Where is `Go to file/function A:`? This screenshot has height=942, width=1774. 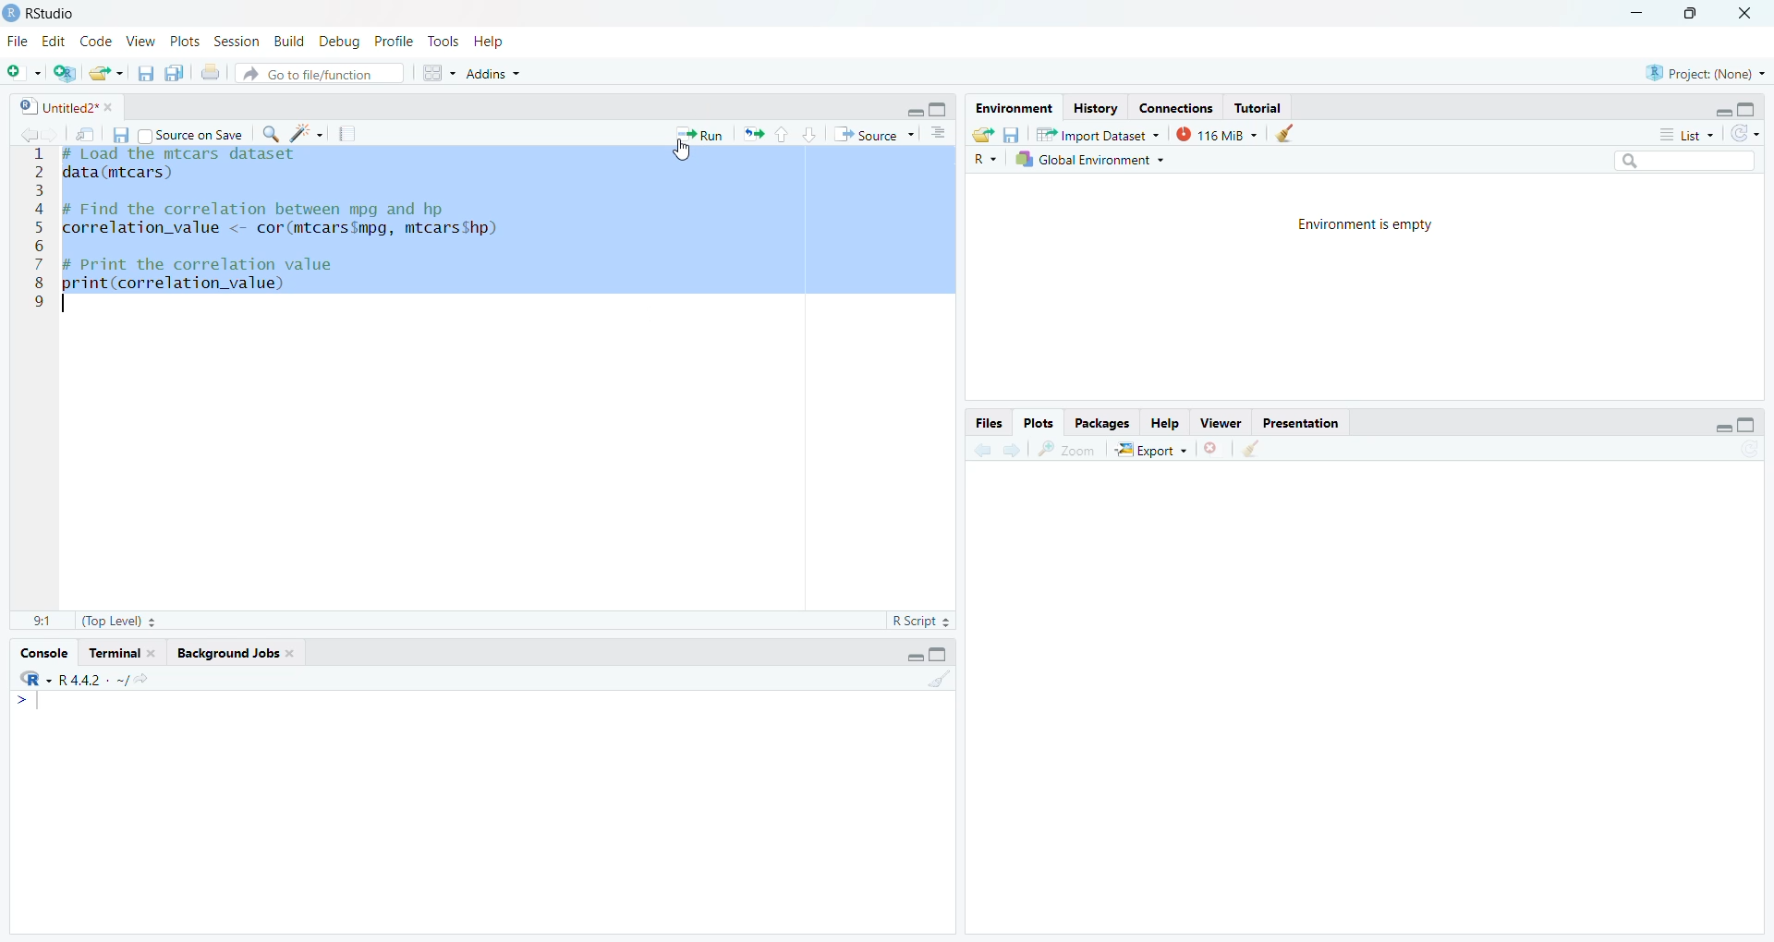 Go to file/function A: is located at coordinates (322, 73).